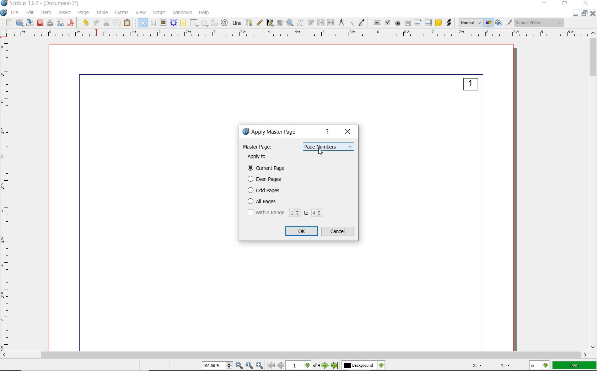  Describe the element at coordinates (429, 23) in the screenshot. I see `pdf list box` at that location.